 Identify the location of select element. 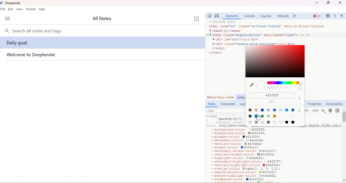
(210, 16).